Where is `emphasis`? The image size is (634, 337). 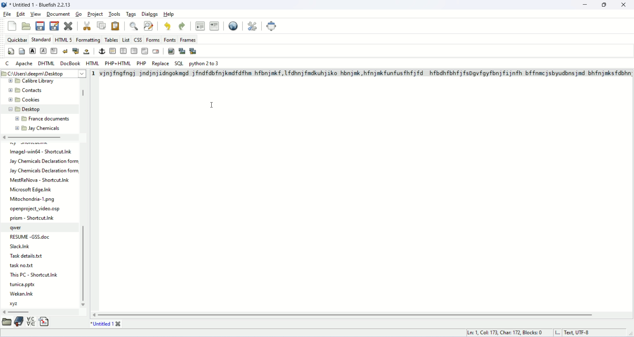
emphasis is located at coordinates (43, 51).